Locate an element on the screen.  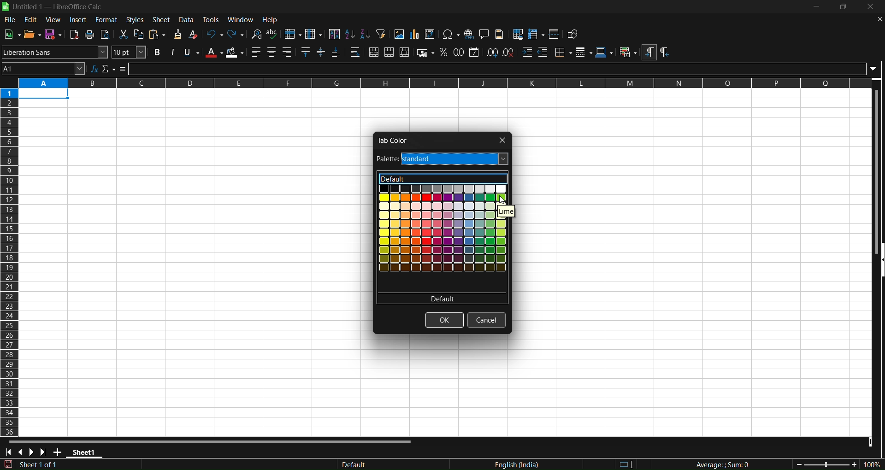
input line is located at coordinates (505, 68).